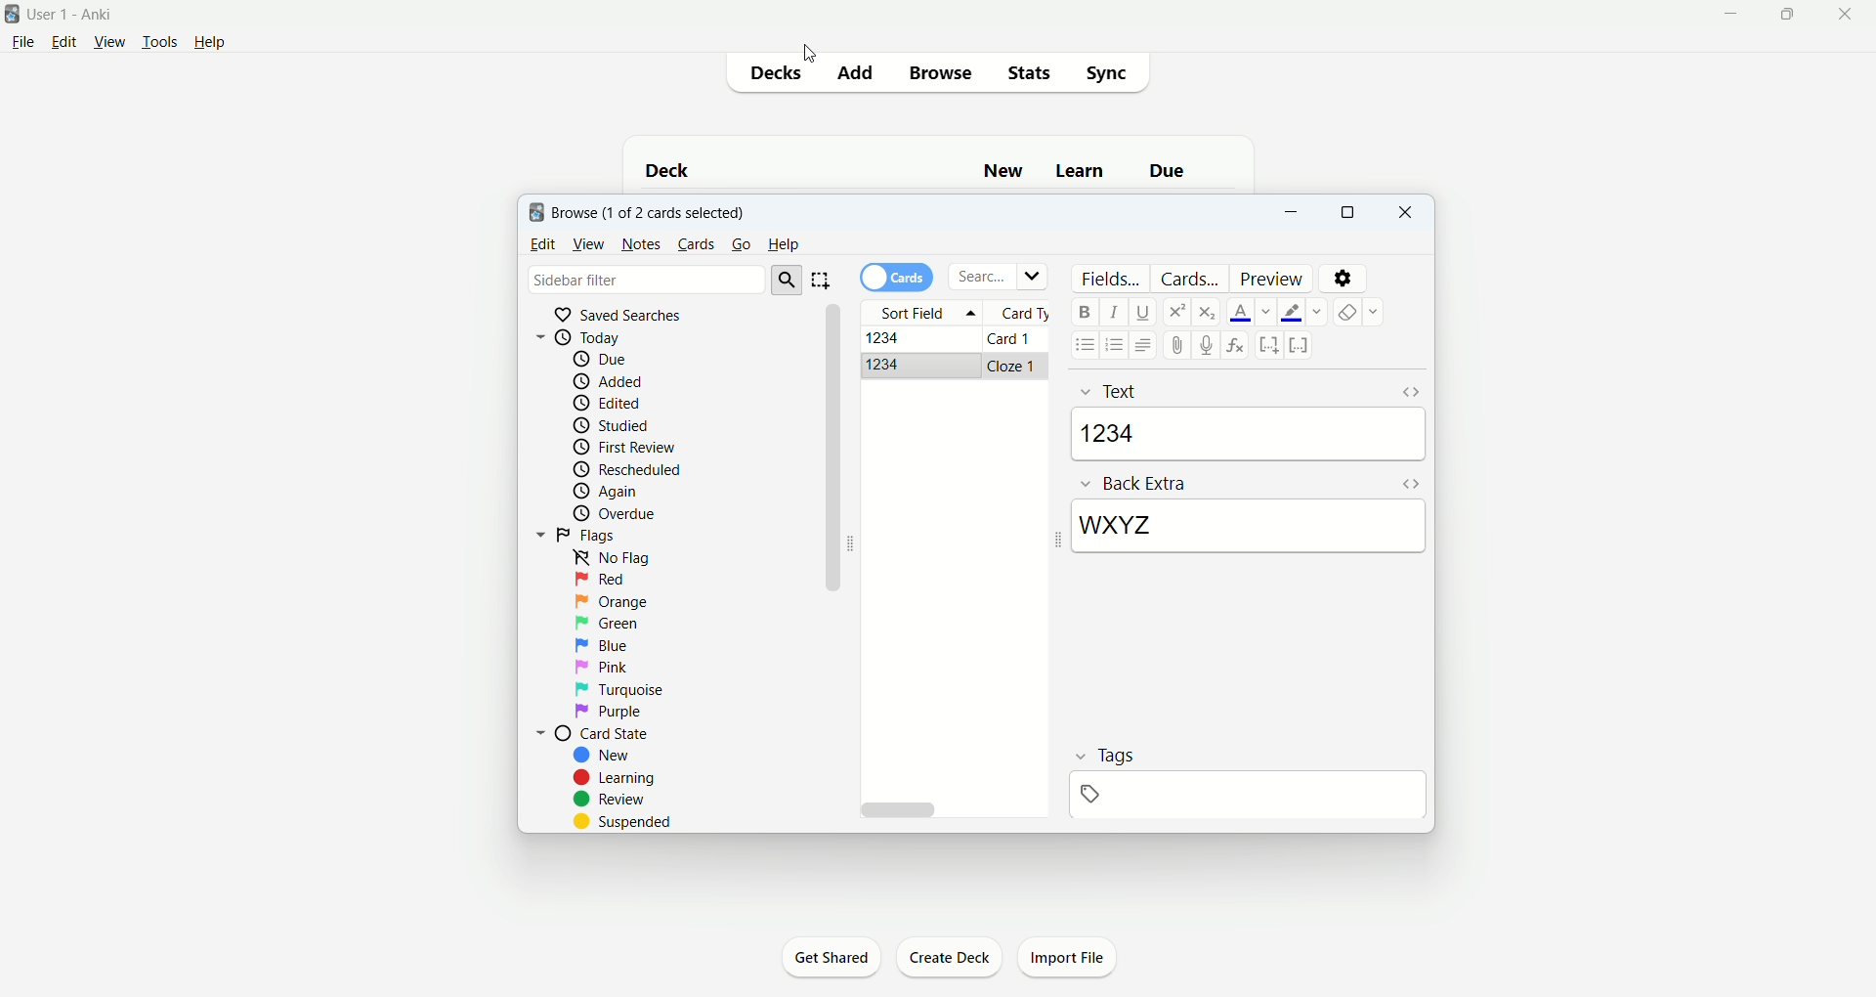 Image resolution: width=1876 pixels, height=997 pixels. Describe the element at coordinates (1144, 344) in the screenshot. I see `alignment` at that location.